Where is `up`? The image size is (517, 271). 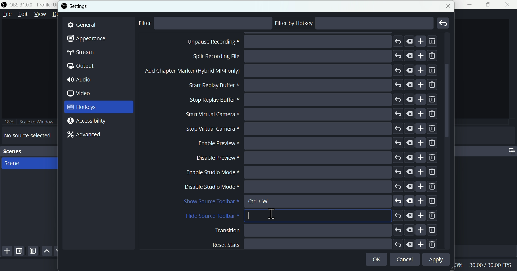
up is located at coordinates (47, 251).